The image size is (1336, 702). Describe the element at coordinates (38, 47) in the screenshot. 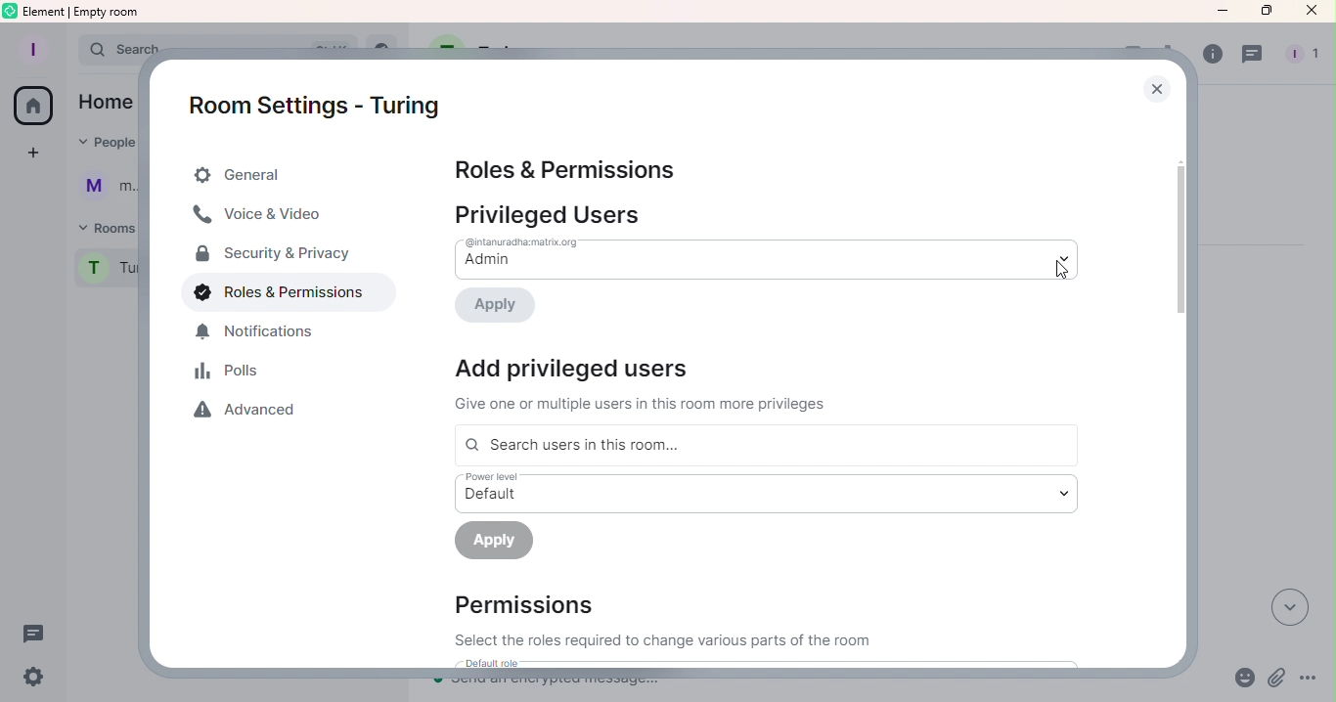

I see `Account` at that location.